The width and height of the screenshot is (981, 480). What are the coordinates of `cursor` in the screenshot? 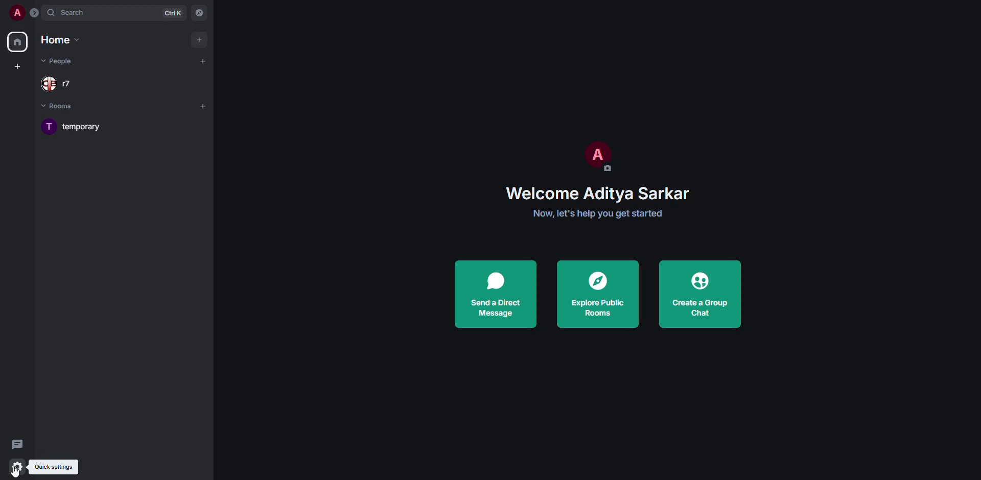 It's located at (19, 471).